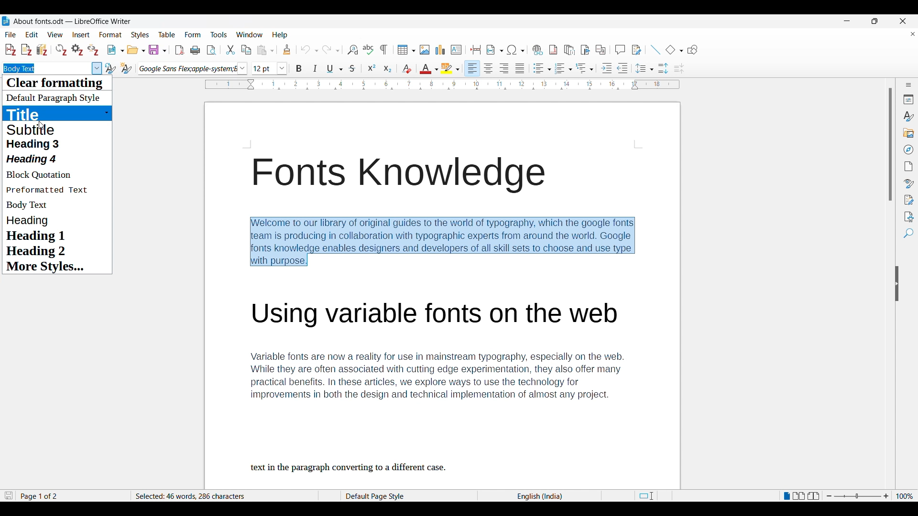  Describe the element at coordinates (60, 84) in the screenshot. I see `Clear formatting` at that location.